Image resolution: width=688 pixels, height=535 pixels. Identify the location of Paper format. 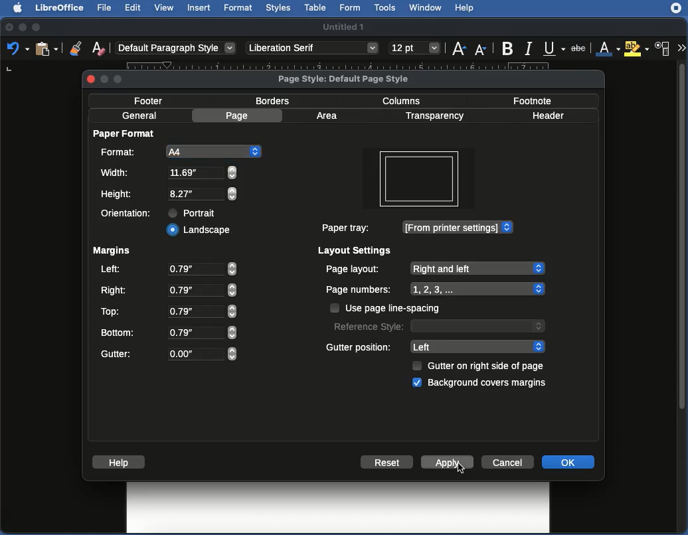
(127, 136).